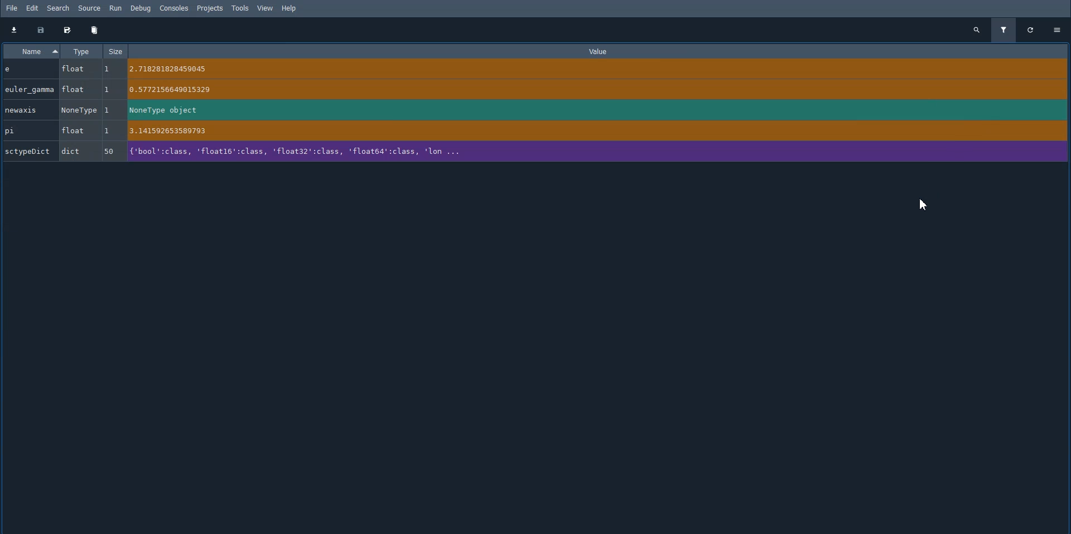 The width and height of the screenshot is (1071, 534). Describe the element at coordinates (210, 8) in the screenshot. I see `Projects` at that location.